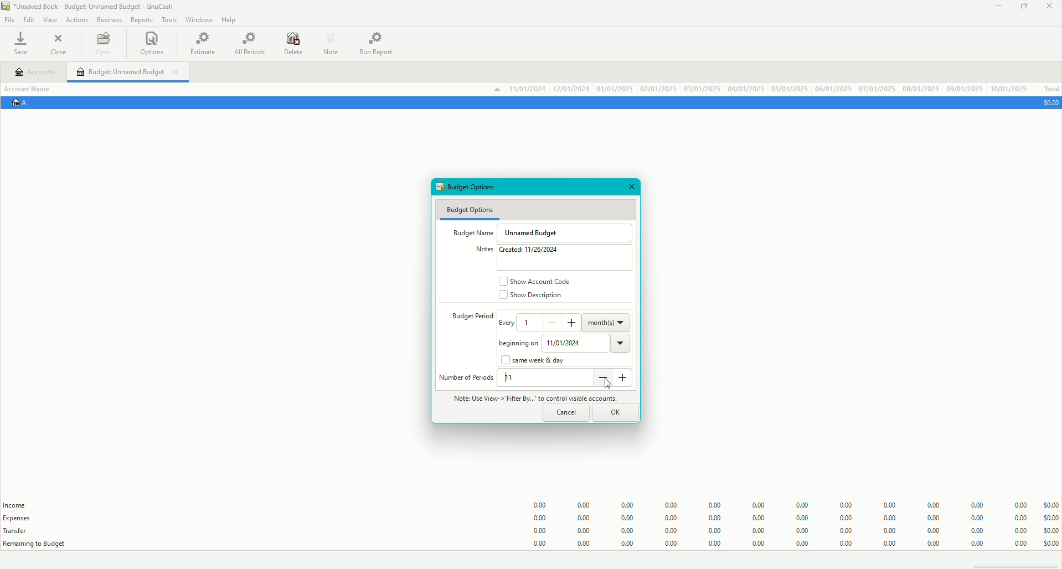 The image size is (1062, 569). I want to click on Unnamed Budget, so click(535, 232).